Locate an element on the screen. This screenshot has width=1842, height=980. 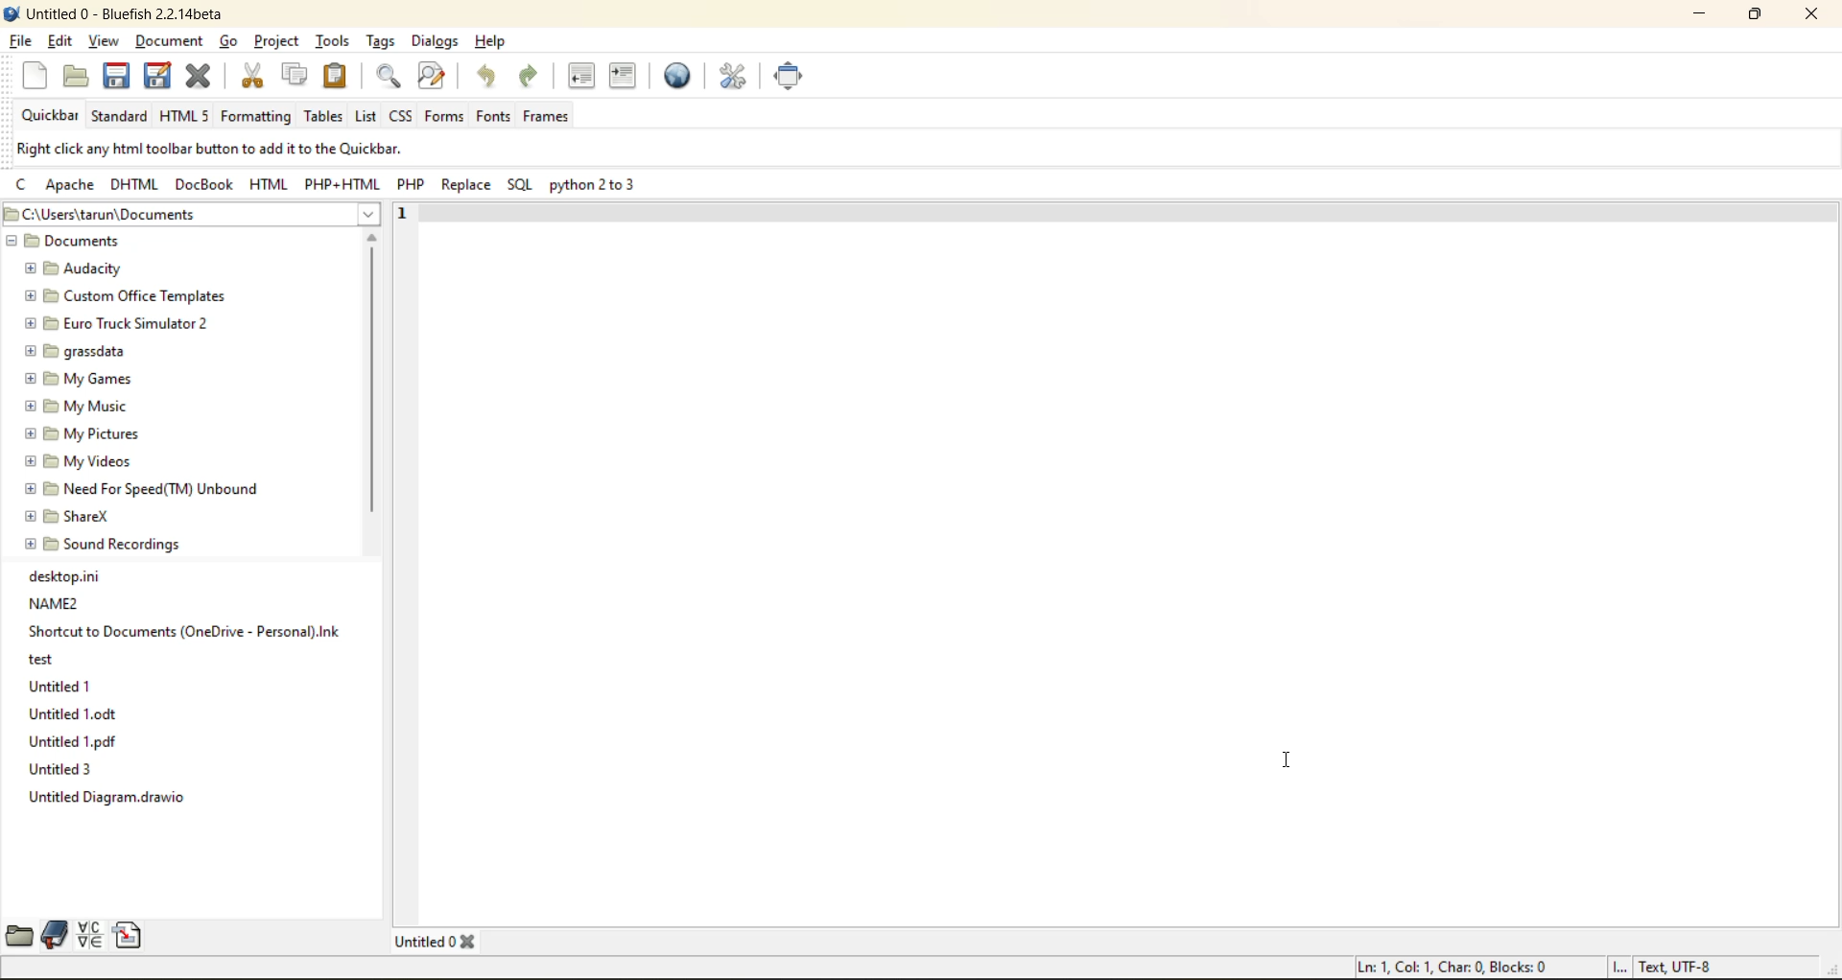
file is located at coordinates (18, 40).